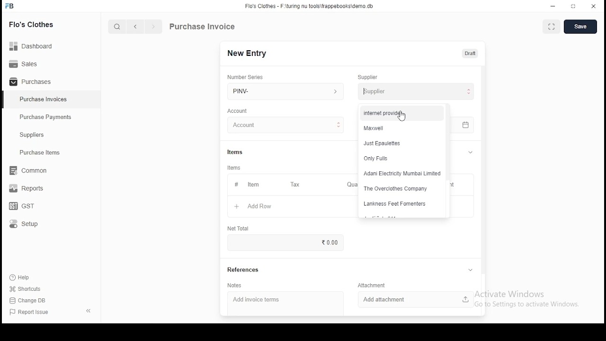 This screenshot has height=341, width=606. Describe the element at coordinates (416, 299) in the screenshot. I see `add attachment` at that location.